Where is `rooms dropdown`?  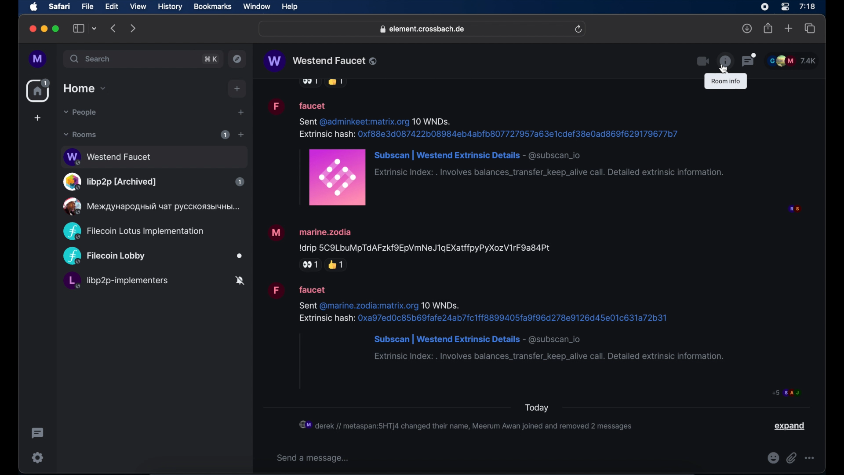
rooms dropdown is located at coordinates (80, 135).